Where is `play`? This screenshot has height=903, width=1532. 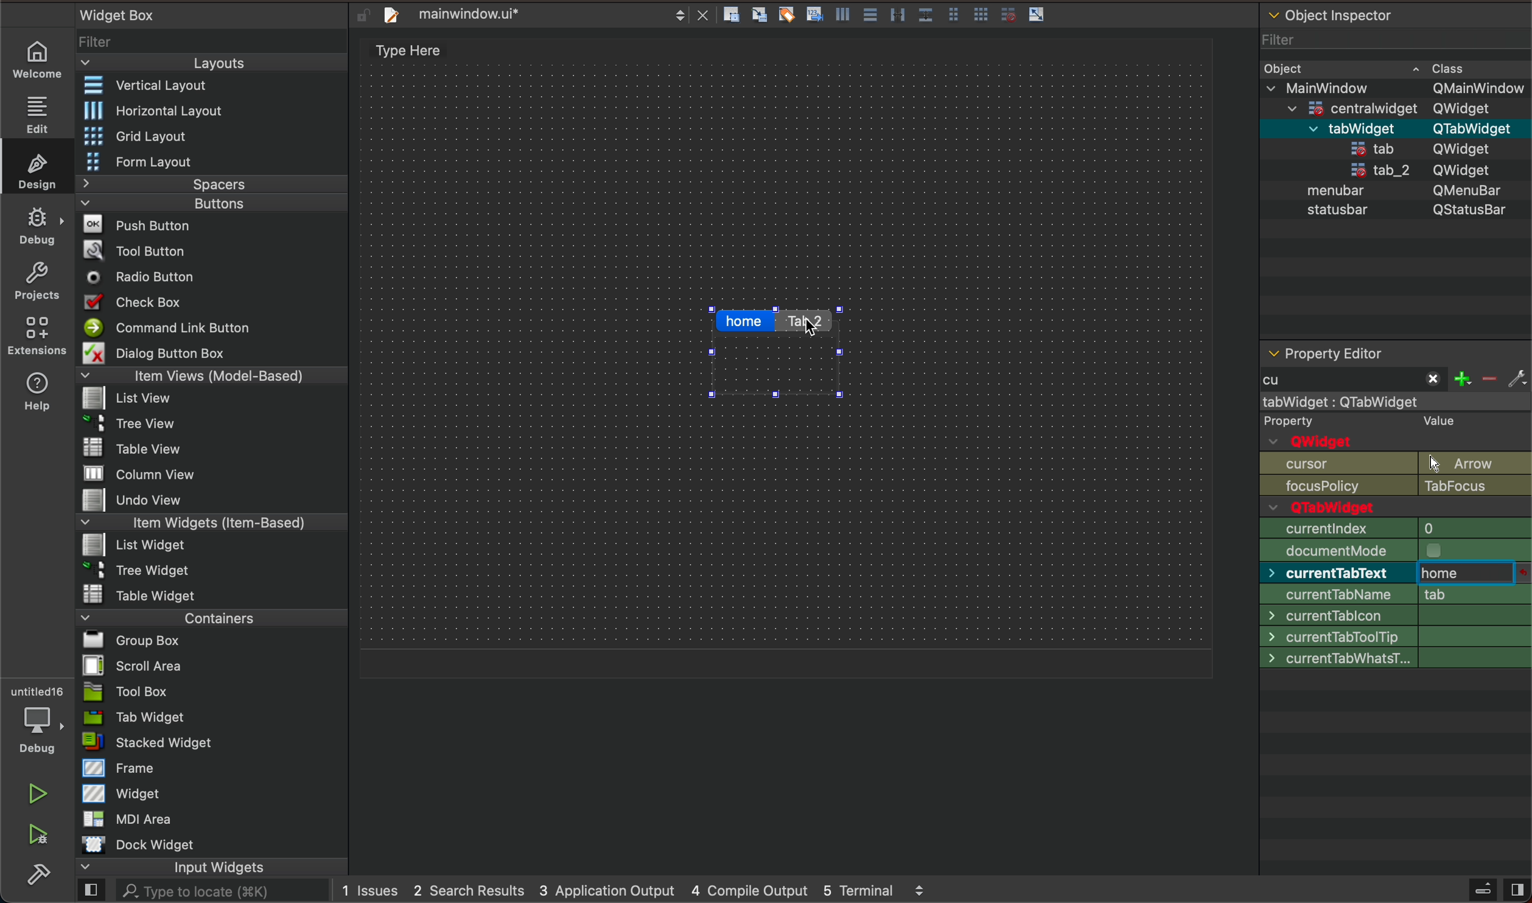 play is located at coordinates (37, 796).